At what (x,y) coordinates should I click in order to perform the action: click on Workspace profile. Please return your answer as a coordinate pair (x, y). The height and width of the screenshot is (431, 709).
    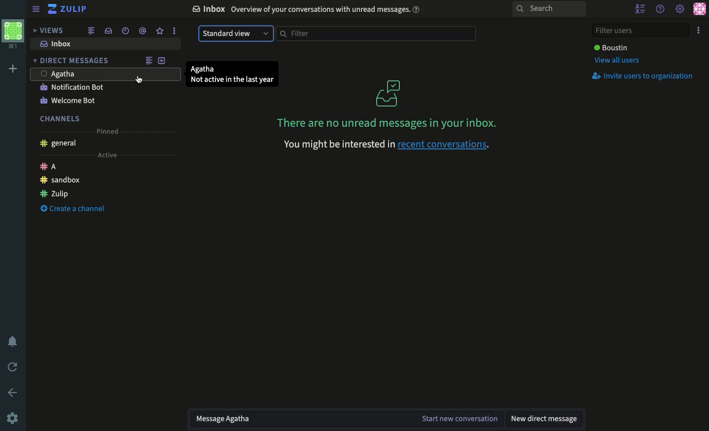
    Looking at the image, I should click on (14, 33).